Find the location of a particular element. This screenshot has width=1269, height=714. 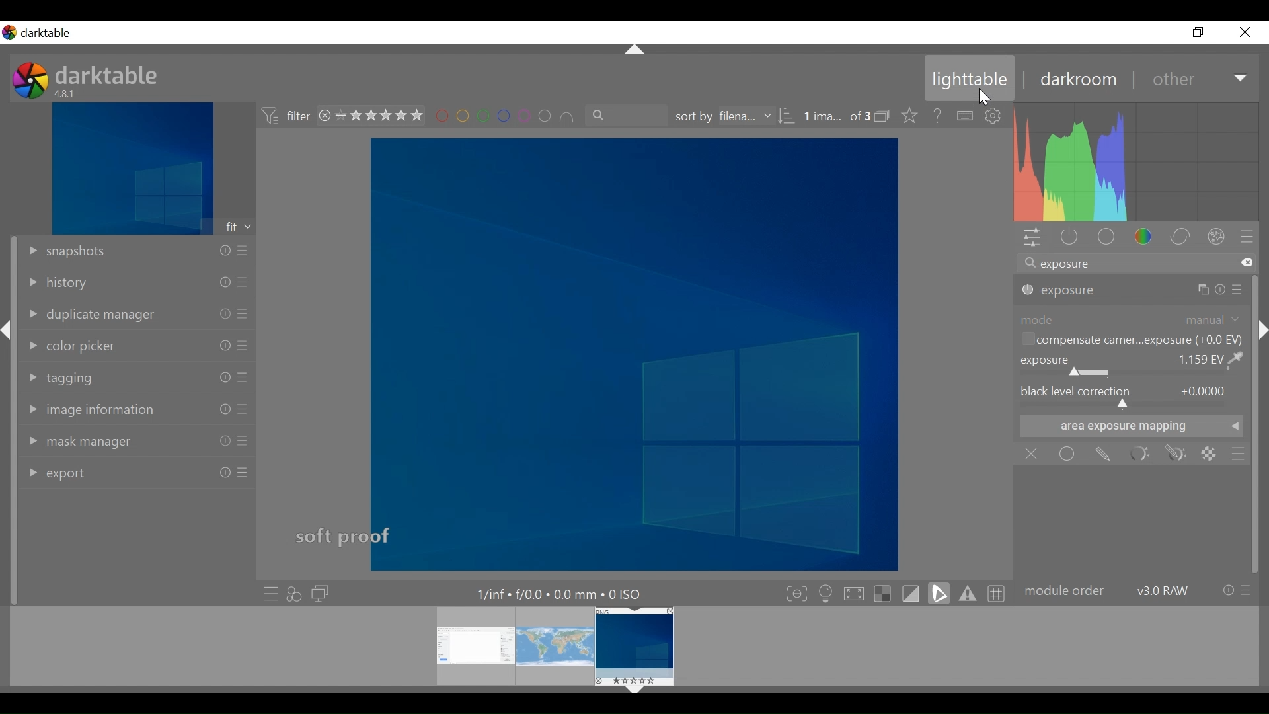

presets is located at coordinates (1248, 238).